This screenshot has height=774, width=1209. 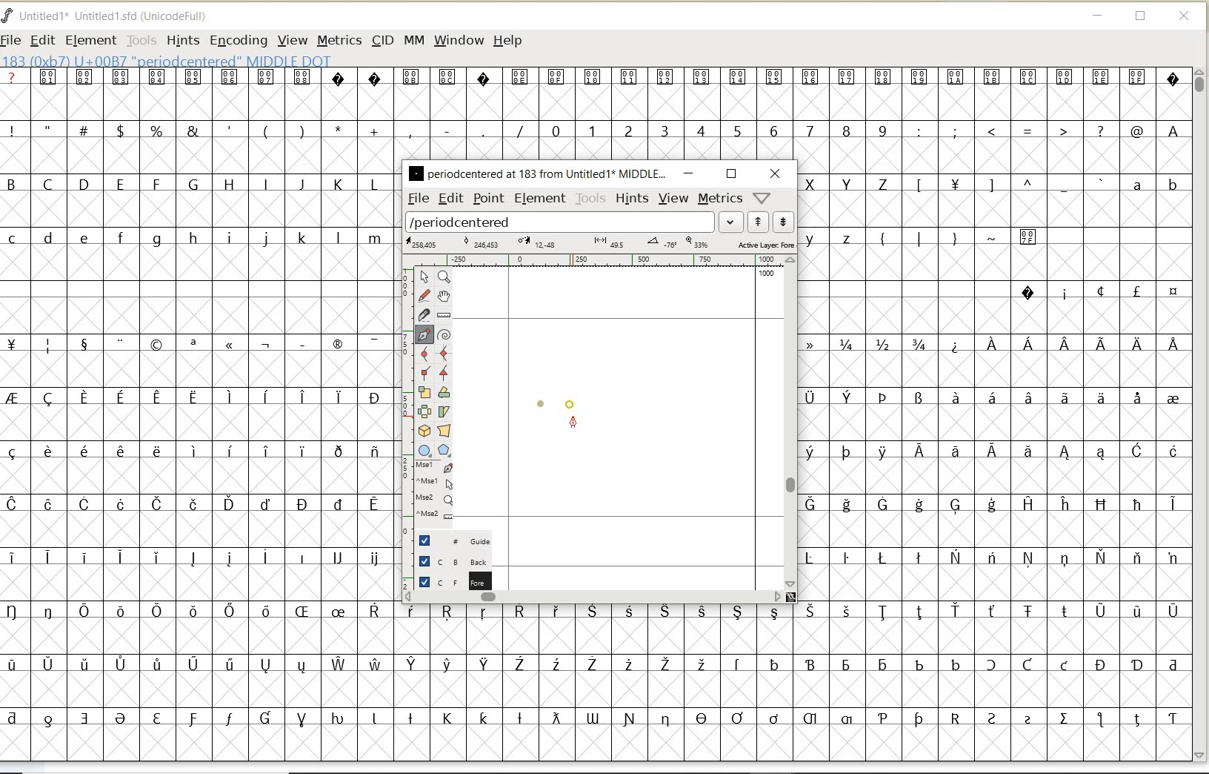 What do you see at coordinates (181, 40) in the screenshot?
I see `HINTS` at bounding box center [181, 40].